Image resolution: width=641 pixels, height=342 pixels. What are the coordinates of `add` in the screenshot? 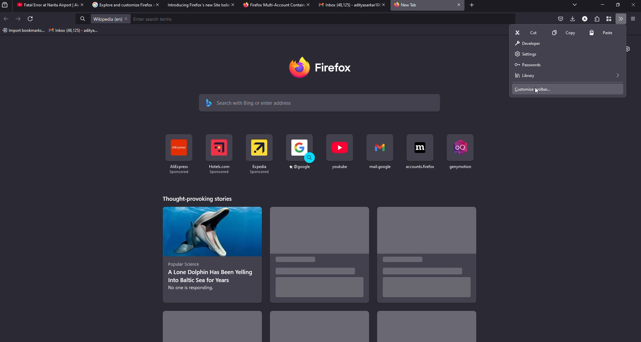 It's located at (471, 5).